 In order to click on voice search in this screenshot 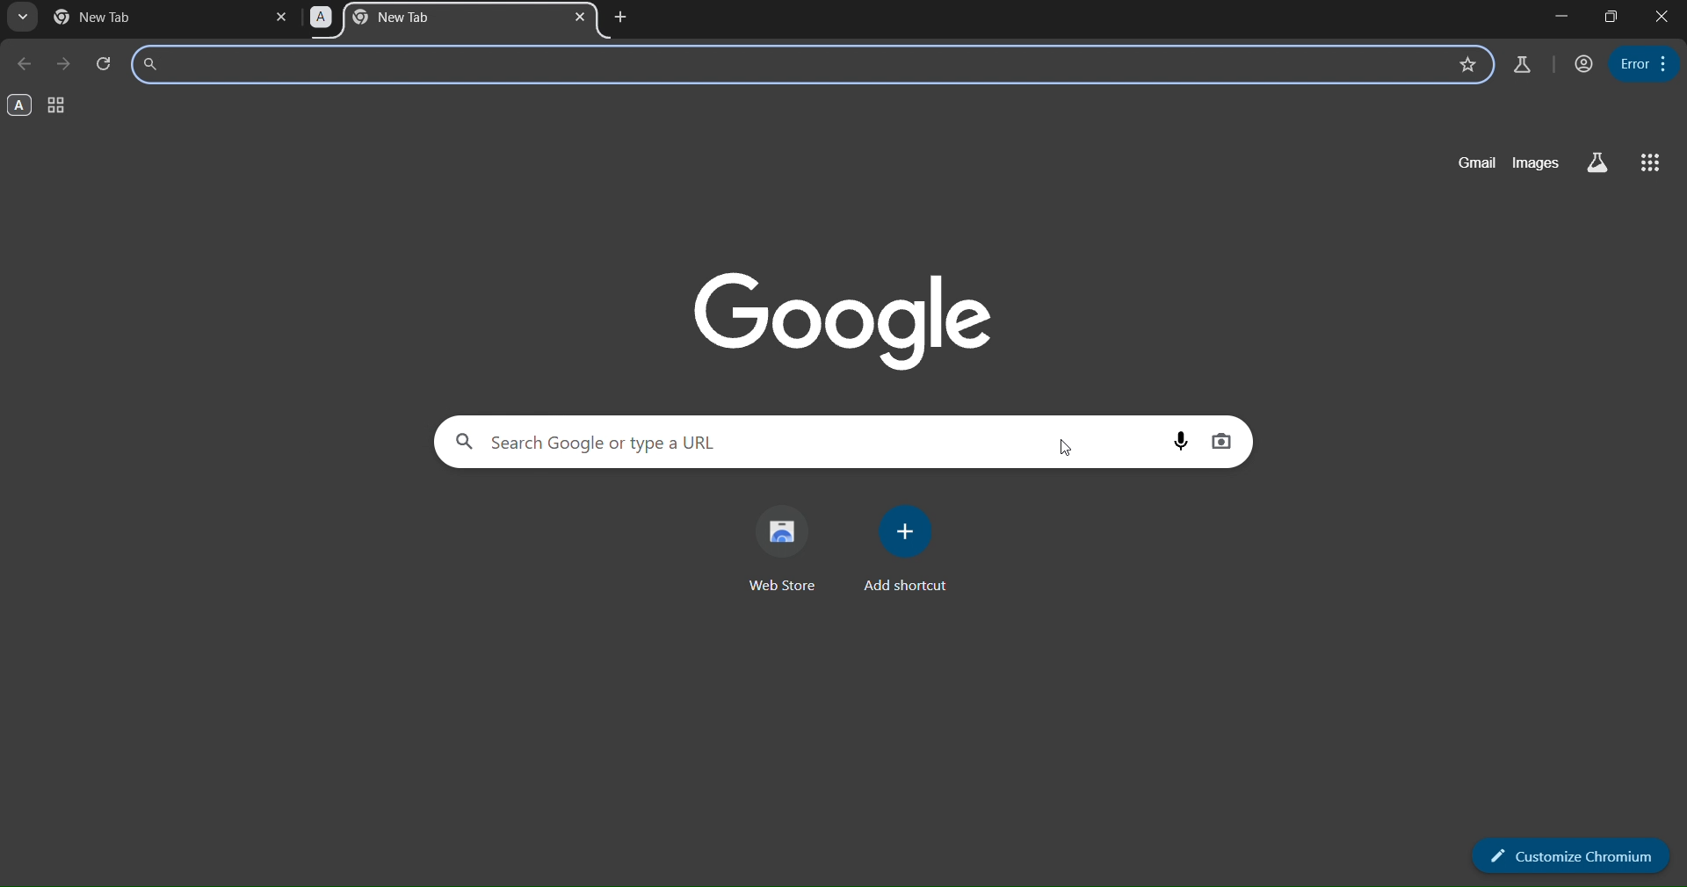, I will do `click(1179, 441)`.